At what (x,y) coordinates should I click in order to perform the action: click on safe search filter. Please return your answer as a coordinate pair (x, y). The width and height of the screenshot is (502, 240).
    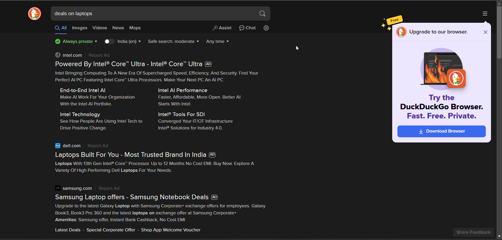
    Looking at the image, I should click on (173, 42).